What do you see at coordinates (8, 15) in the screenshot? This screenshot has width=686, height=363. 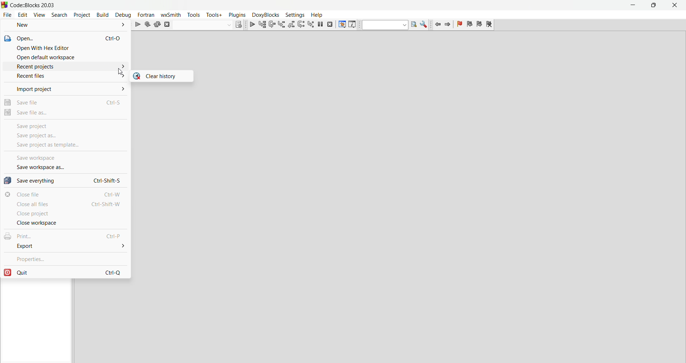 I see `file` at bounding box center [8, 15].